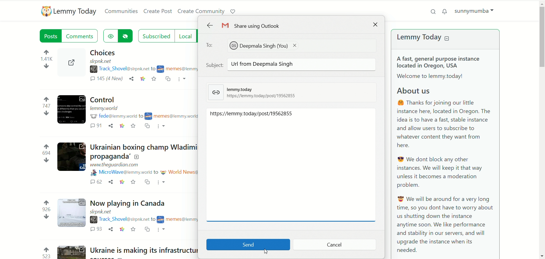 This screenshot has height=259, width=545. Describe the element at coordinates (122, 173) in the screenshot. I see `username` at that location.